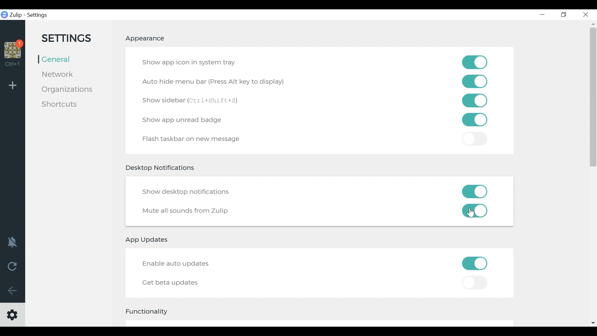 This screenshot has width=597, height=336. I want to click on Flash taskbar, so click(193, 140).